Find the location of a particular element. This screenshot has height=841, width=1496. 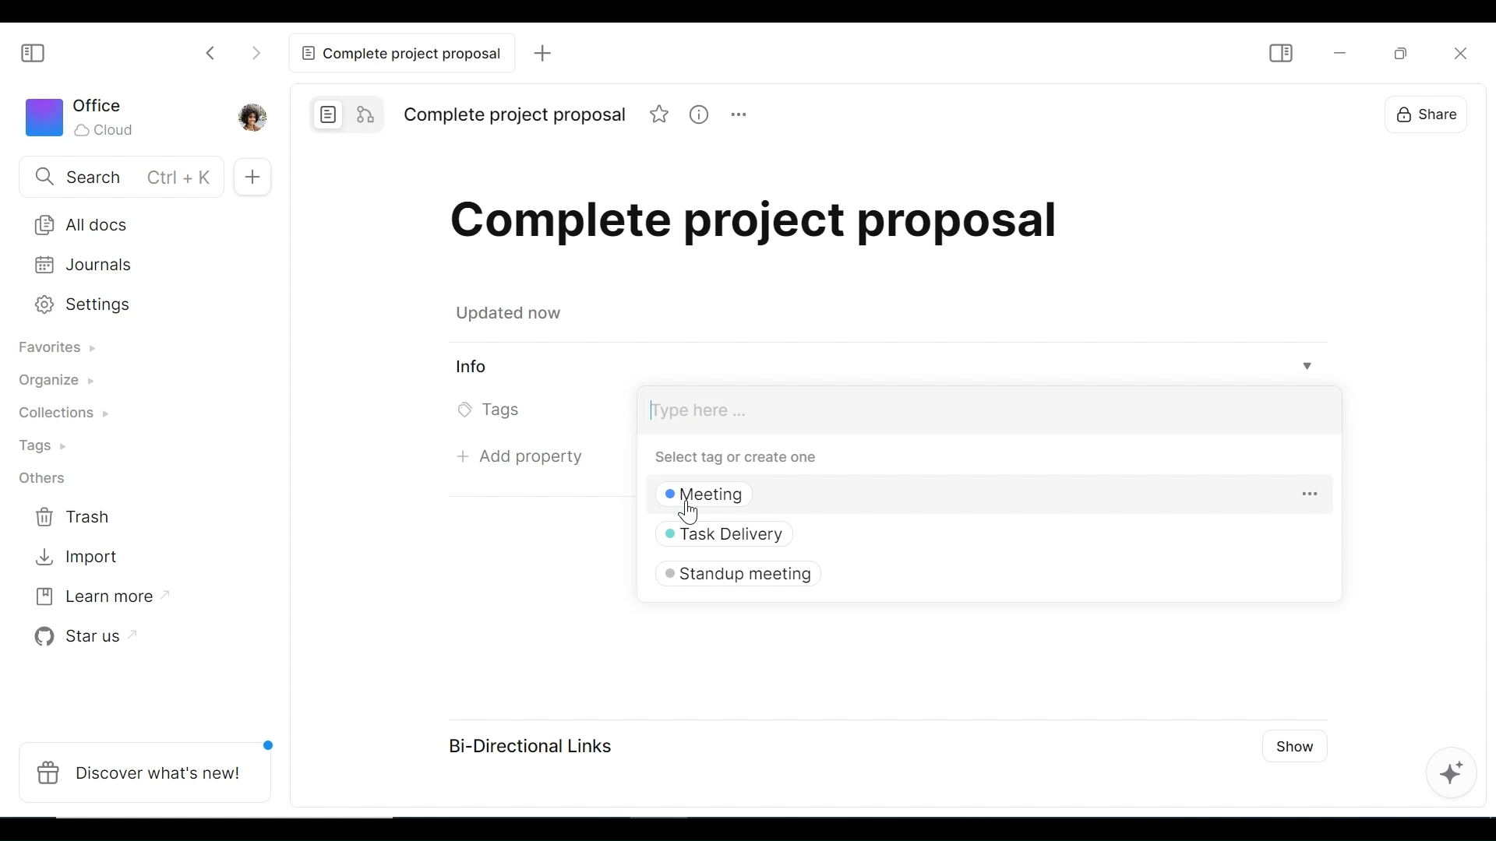

more is located at coordinates (742, 117).